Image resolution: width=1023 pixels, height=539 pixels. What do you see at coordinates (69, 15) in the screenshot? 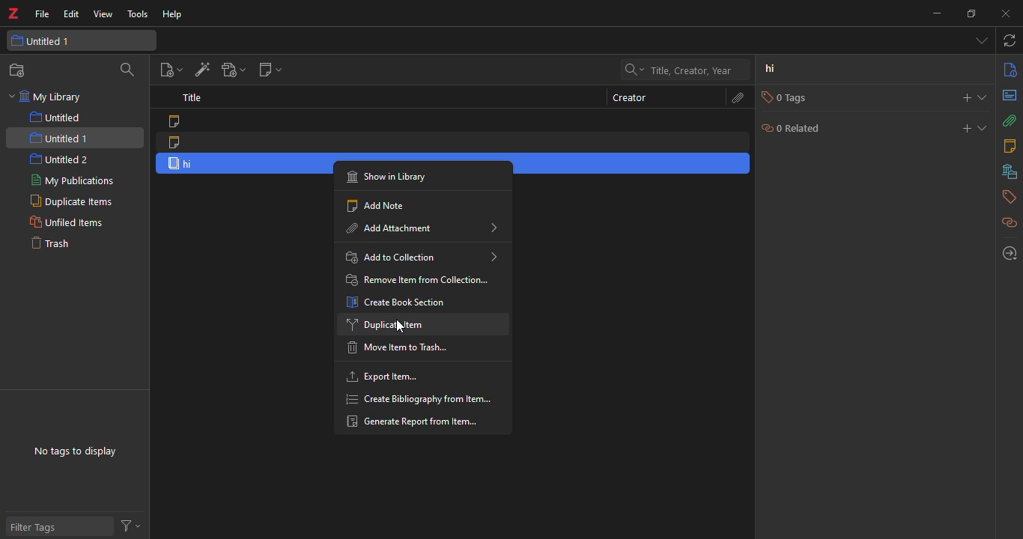
I see `edit` at bounding box center [69, 15].